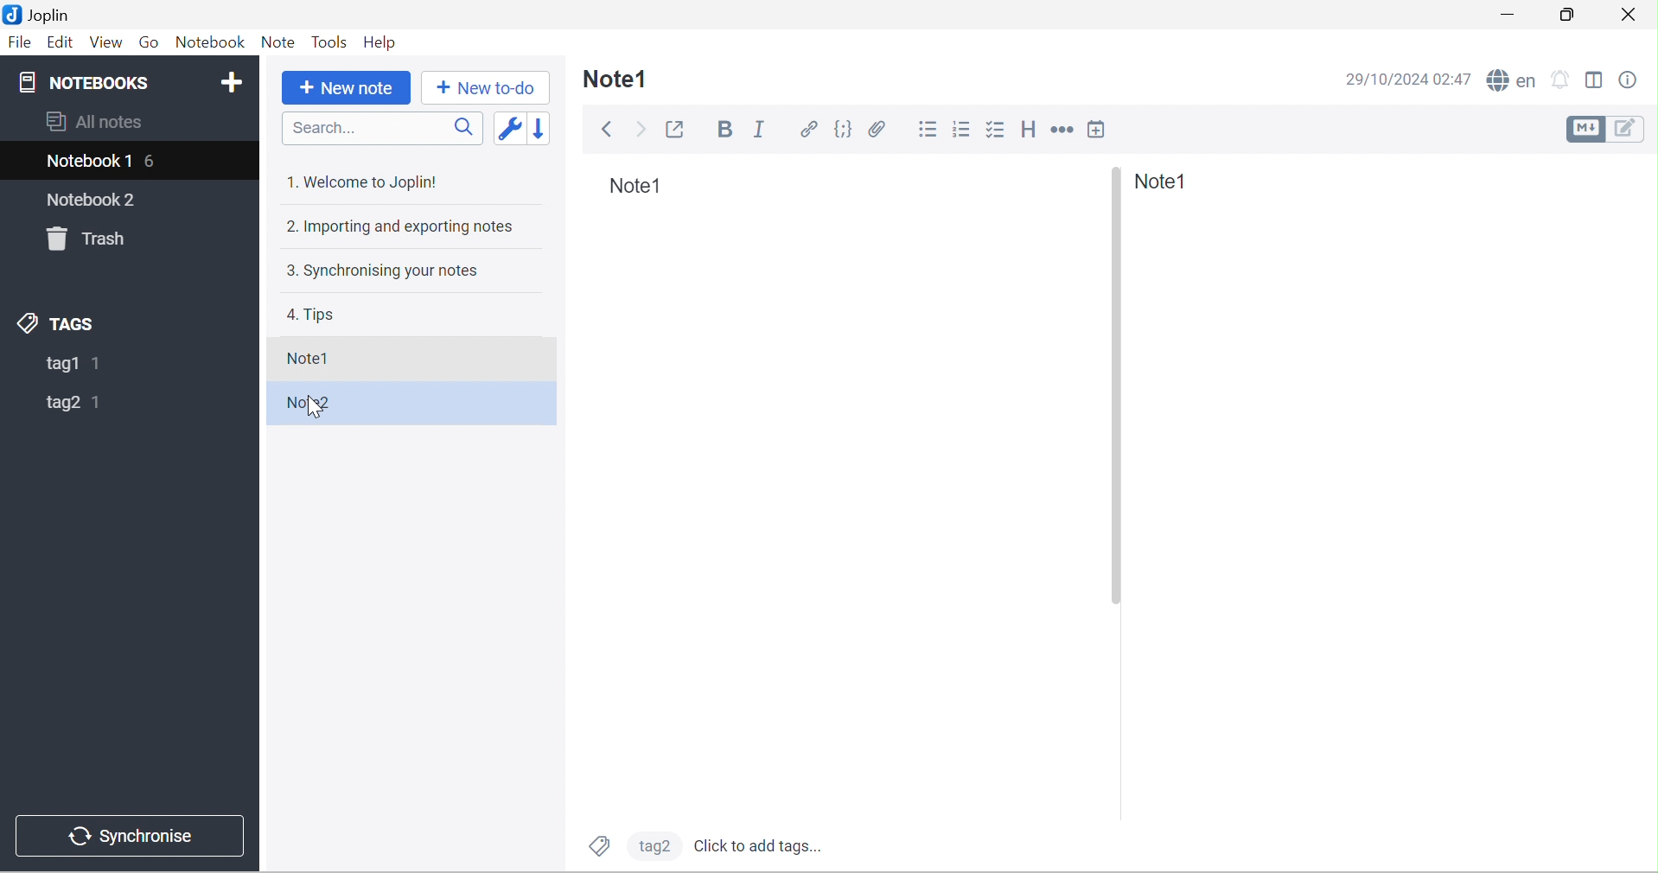 The width and height of the screenshot is (1658, 873). What do you see at coordinates (386, 44) in the screenshot?
I see `Help` at bounding box center [386, 44].